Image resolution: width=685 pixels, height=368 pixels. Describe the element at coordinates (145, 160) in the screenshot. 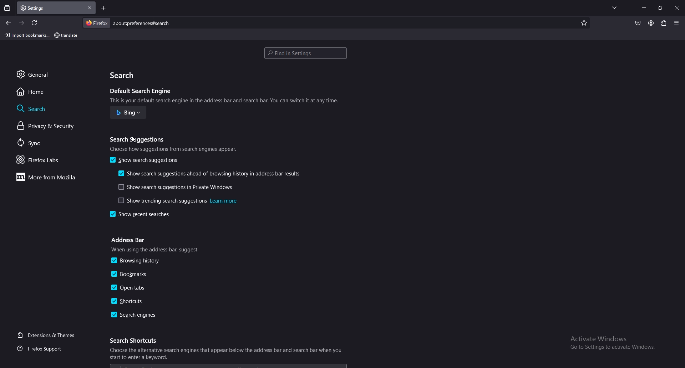

I see `show search suggestions` at that location.